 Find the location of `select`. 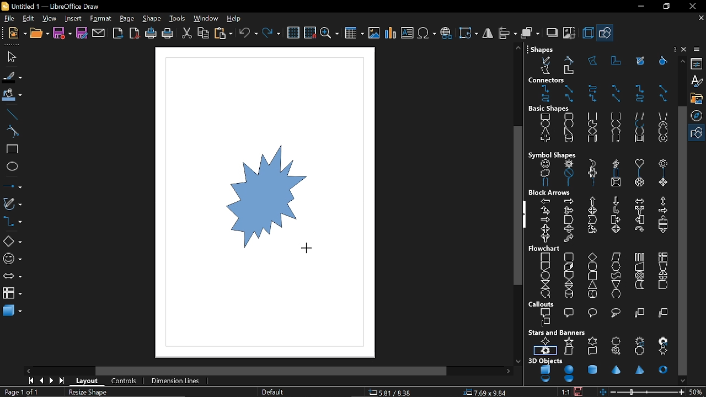

select is located at coordinates (10, 57).